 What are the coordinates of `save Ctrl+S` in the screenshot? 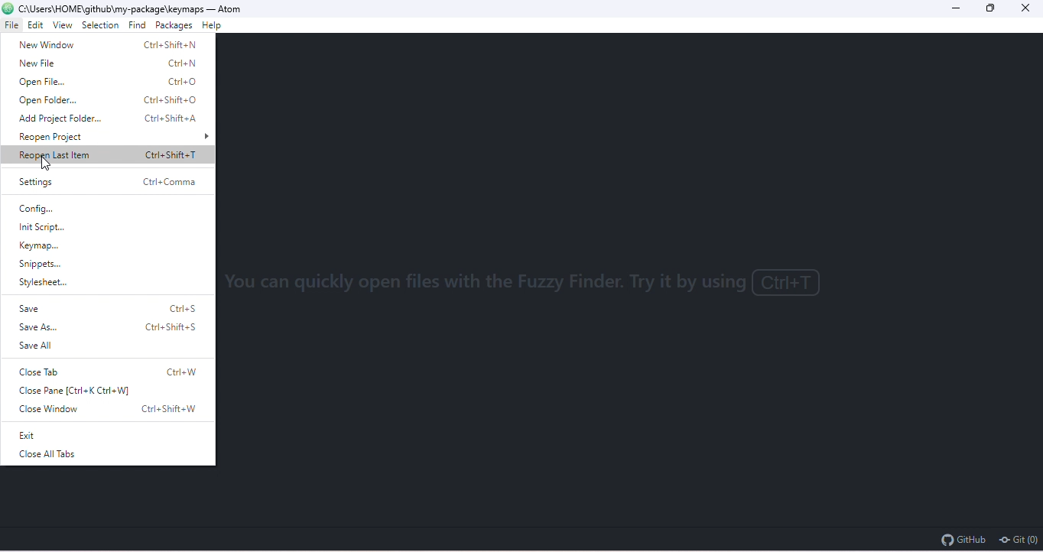 It's located at (102, 307).